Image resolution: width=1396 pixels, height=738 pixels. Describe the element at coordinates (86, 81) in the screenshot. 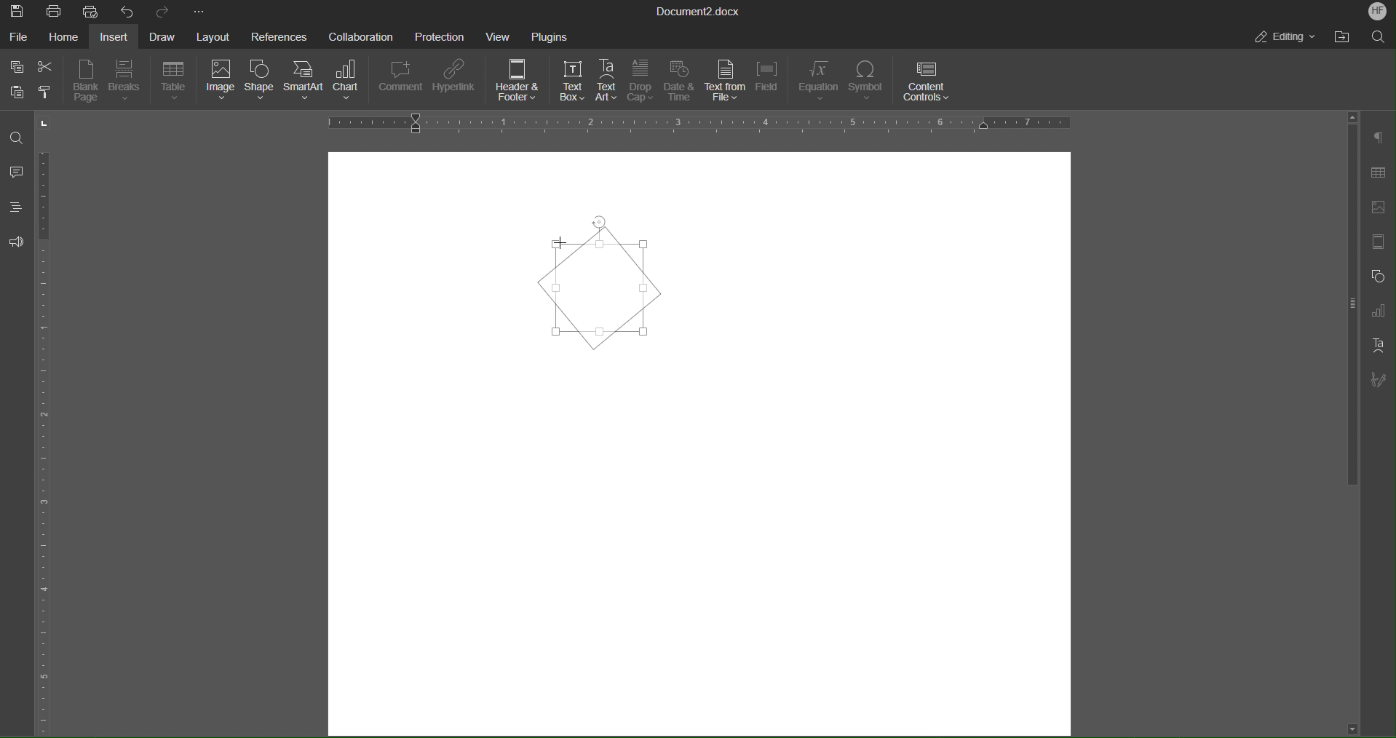

I see `Blank Page` at that location.